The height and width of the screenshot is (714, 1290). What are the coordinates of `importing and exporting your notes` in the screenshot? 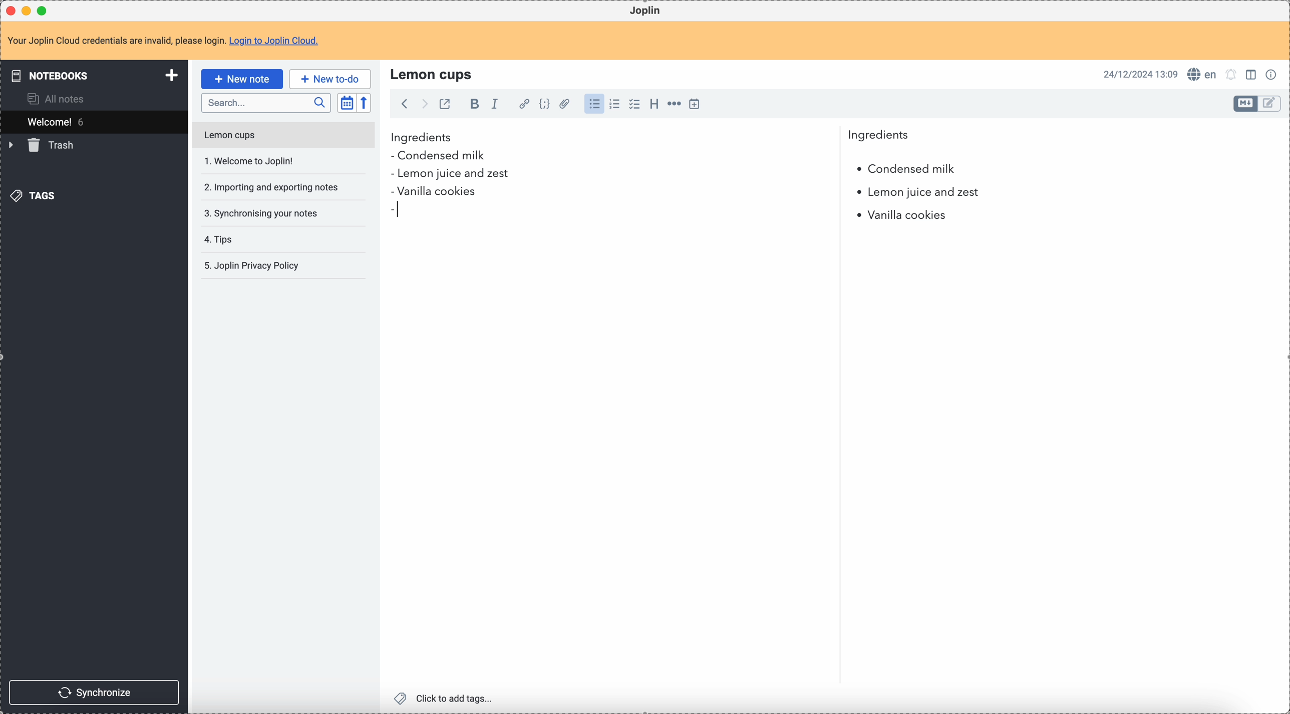 It's located at (272, 187).